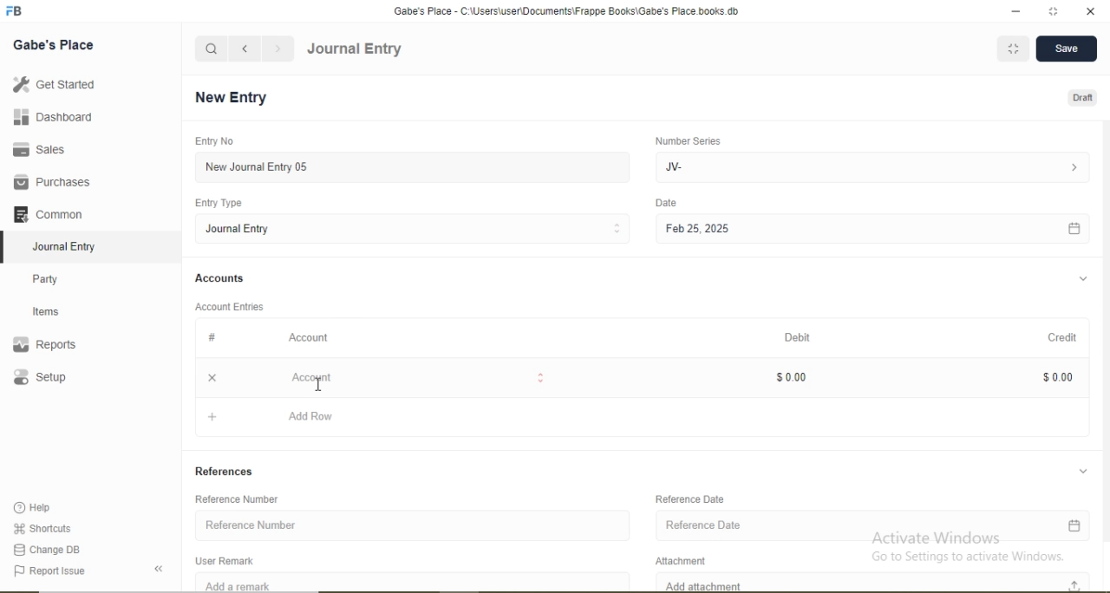  Describe the element at coordinates (228, 305) in the screenshot. I see `Account Entries` at that location.